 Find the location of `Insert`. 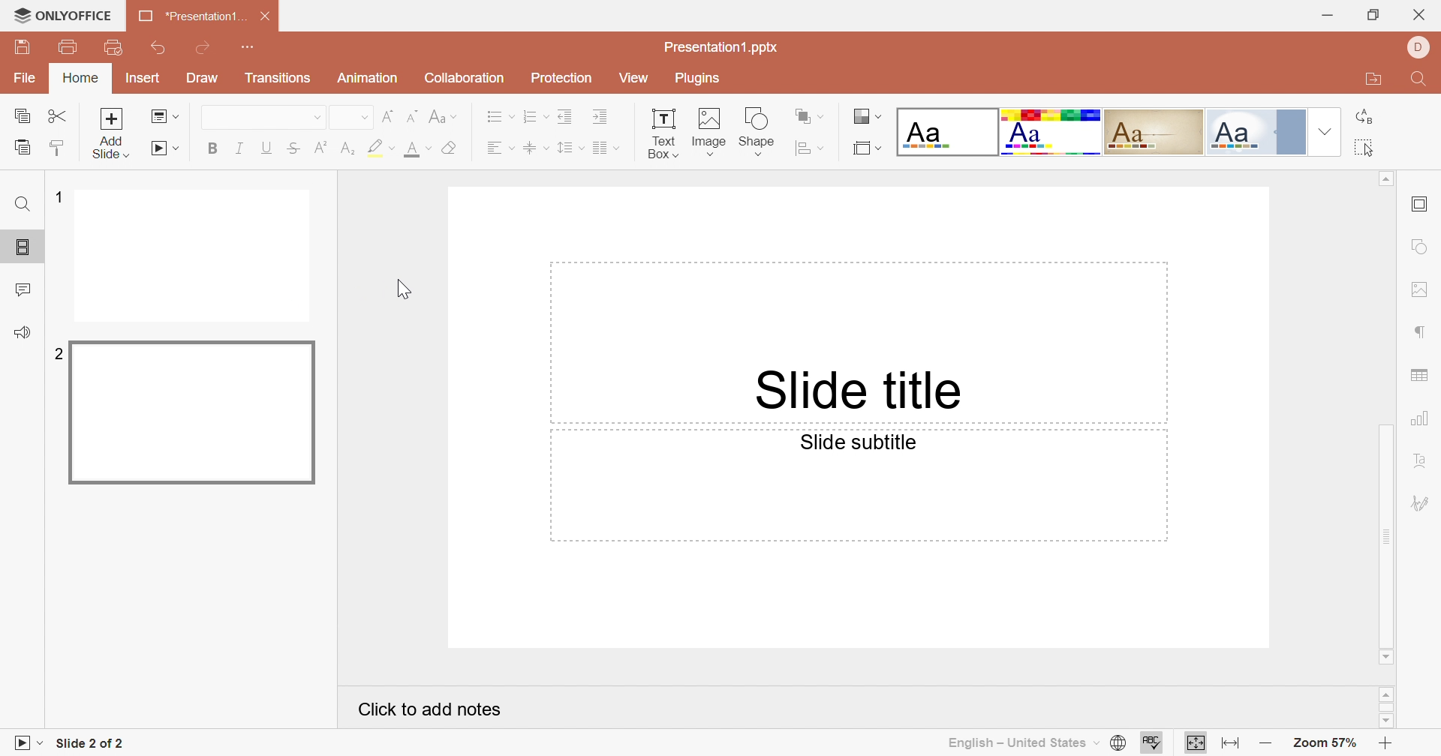

Insert is located at coordinates (149, 78).